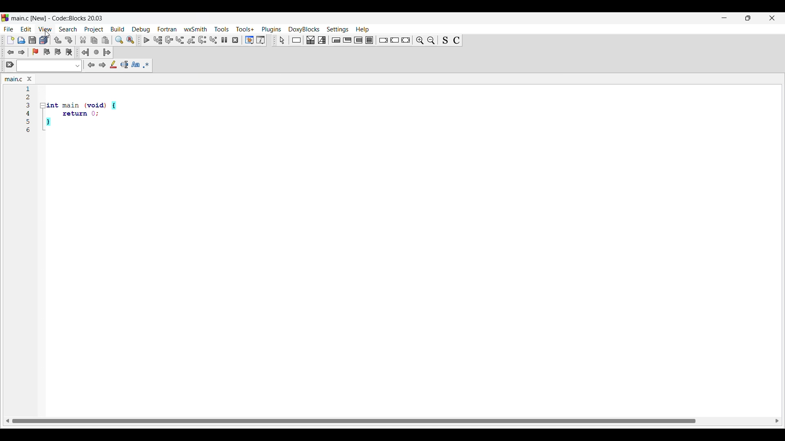  I want to click on Highlight, so click(113, 64).